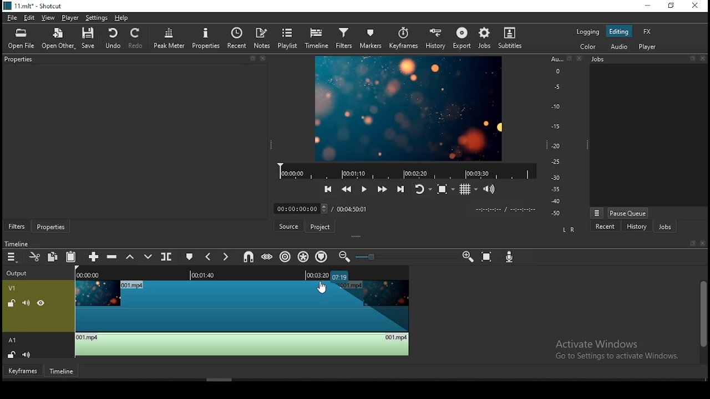  I want to click on overwrite, so click(148, 256).